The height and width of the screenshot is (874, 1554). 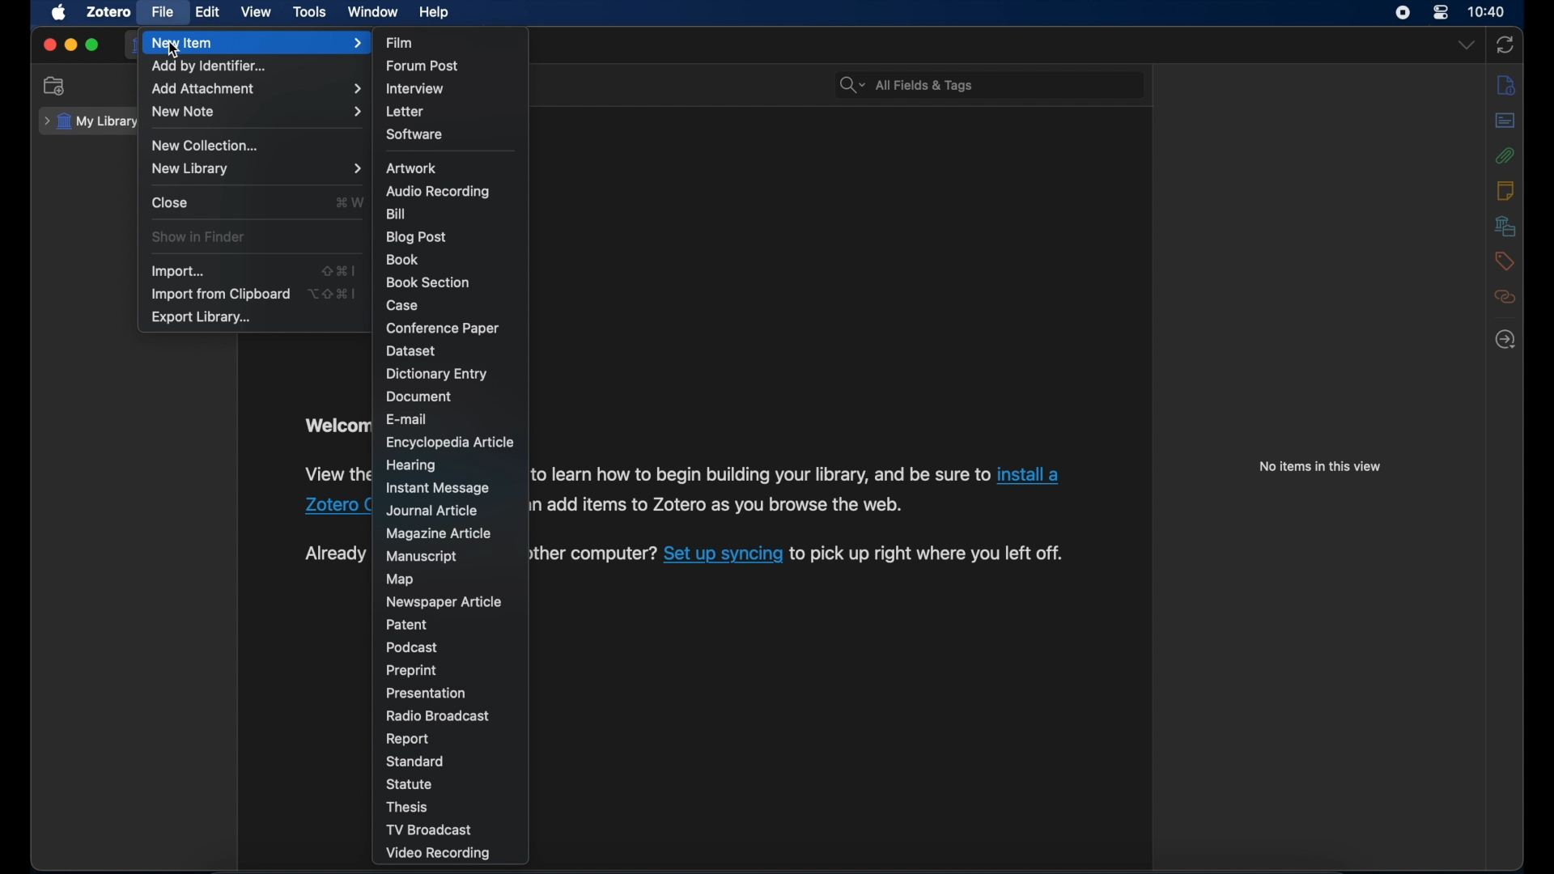 What do you see at coordinates (407, 625) in the screenshot?
I see `patent` at bounding box center [407, 625].